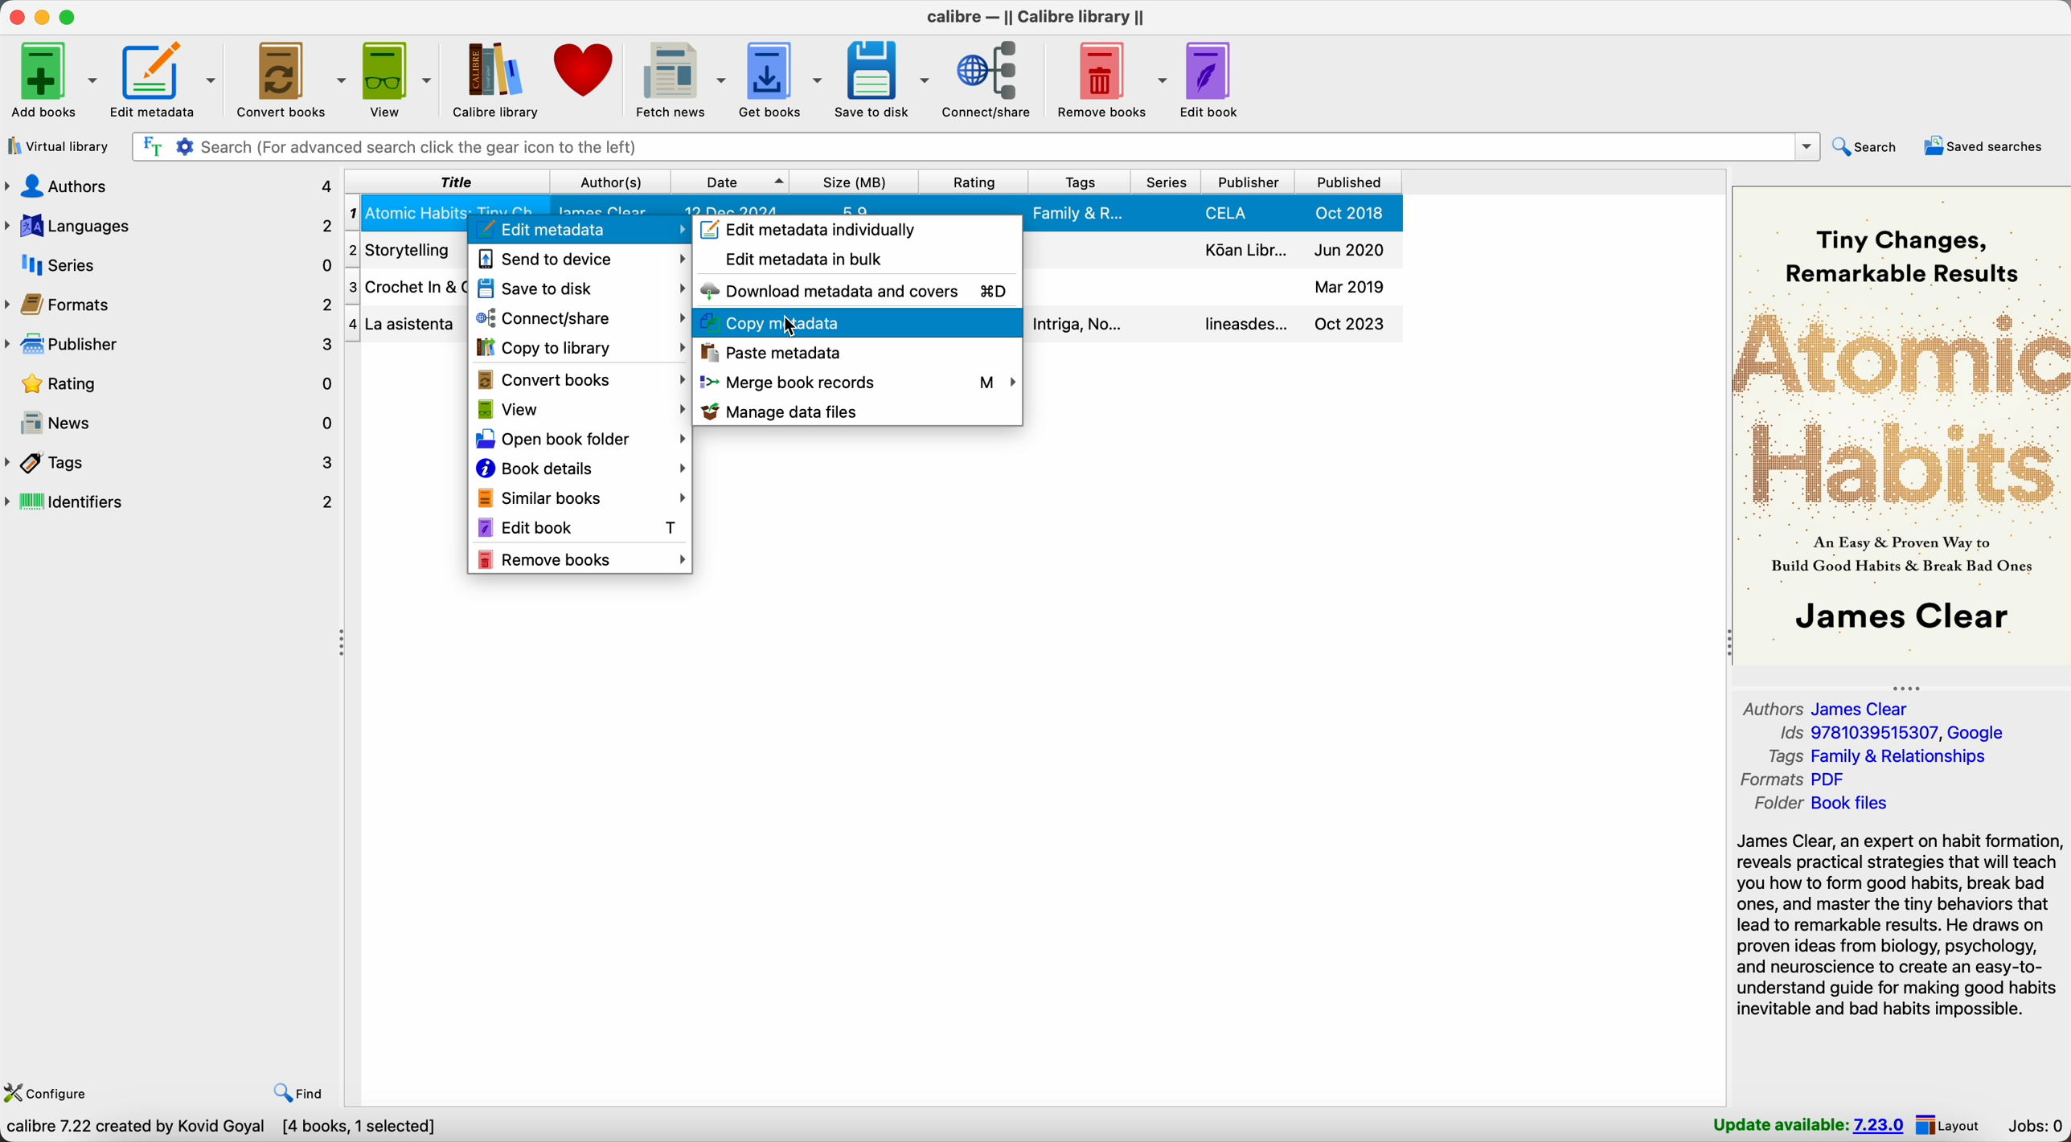 The image size is (2071, 1142). I want to click on publisher, so click(1252, 182).